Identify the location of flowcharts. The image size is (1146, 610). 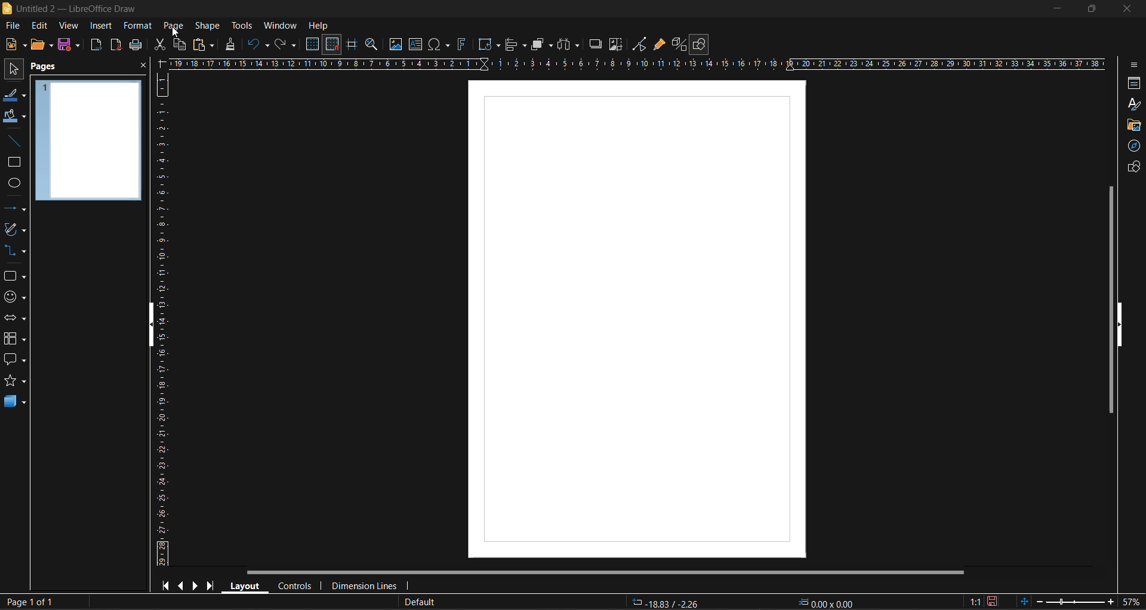
(19, 338).